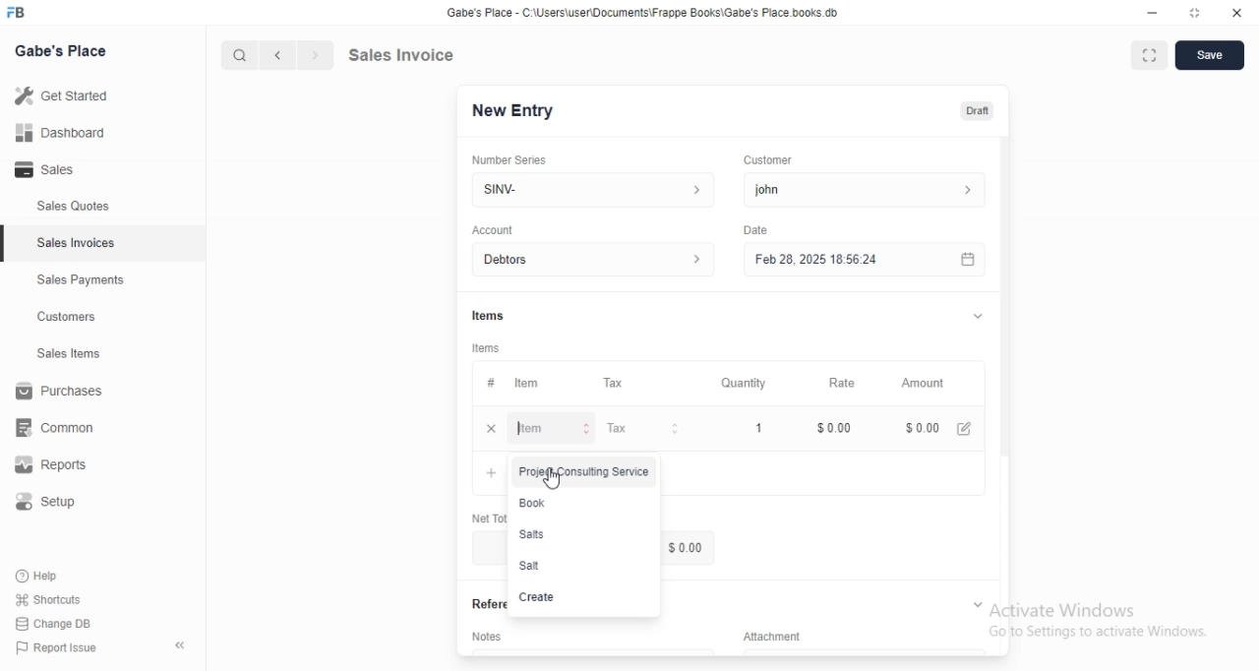 This screenshot has height=671, width=1259. Describe the element at coordinates (1144, 15) in the screenshot. I see `minimize` at that location.